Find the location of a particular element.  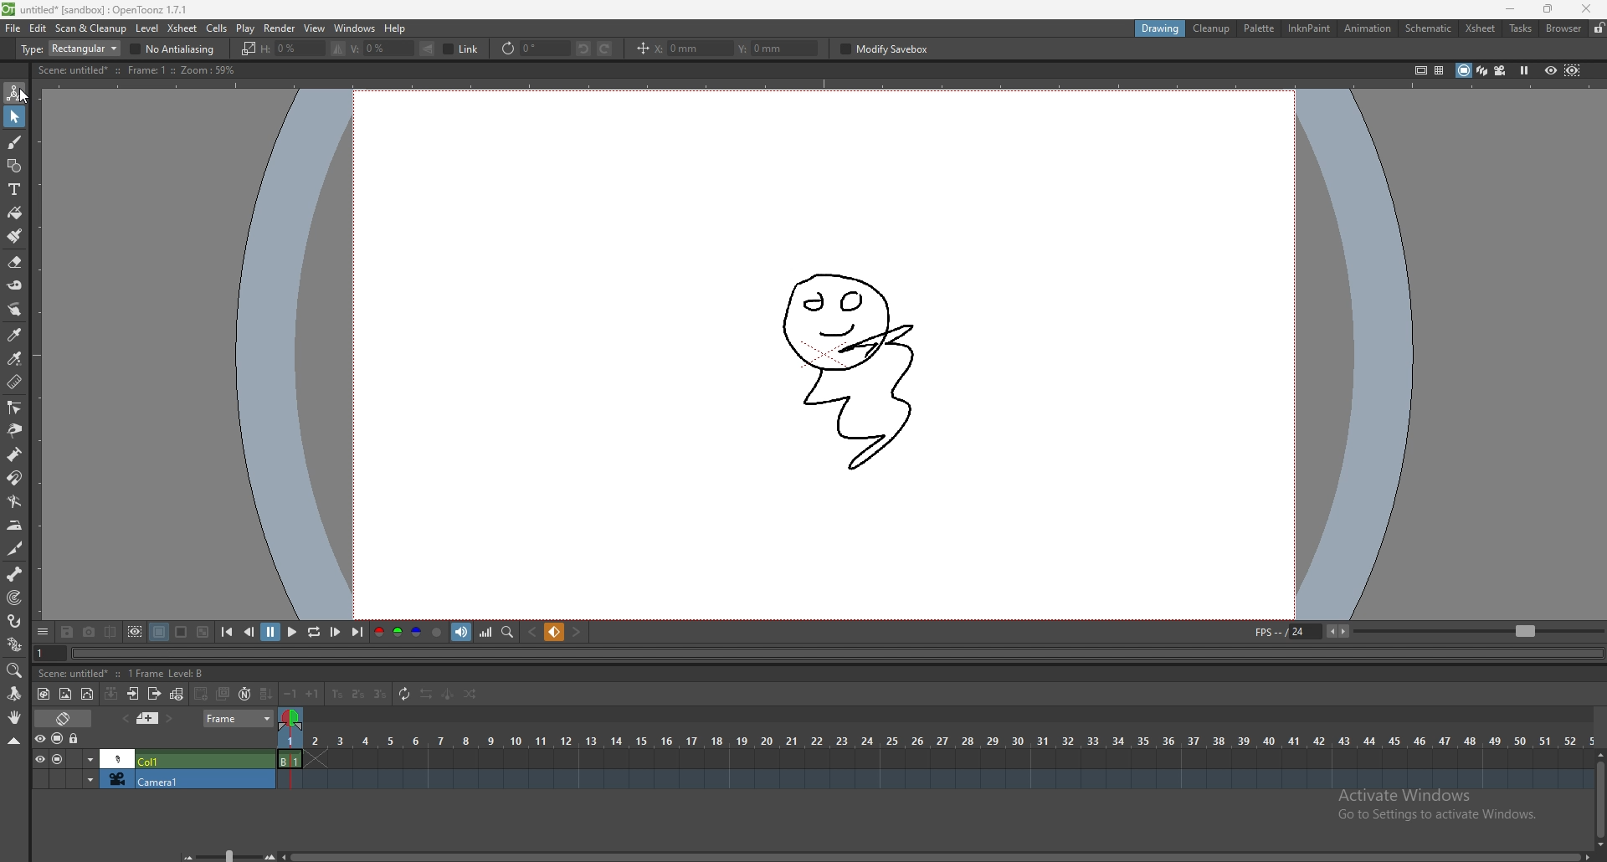

next memo is located at coordinates (169, 718).